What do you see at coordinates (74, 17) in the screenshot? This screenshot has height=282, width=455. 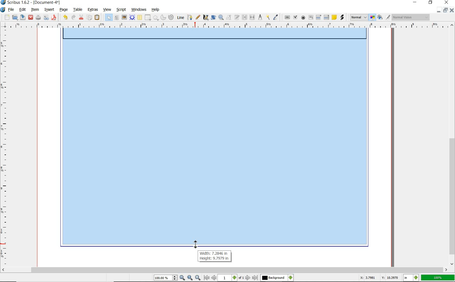 I see `redo` at bounding box center [74, 17].